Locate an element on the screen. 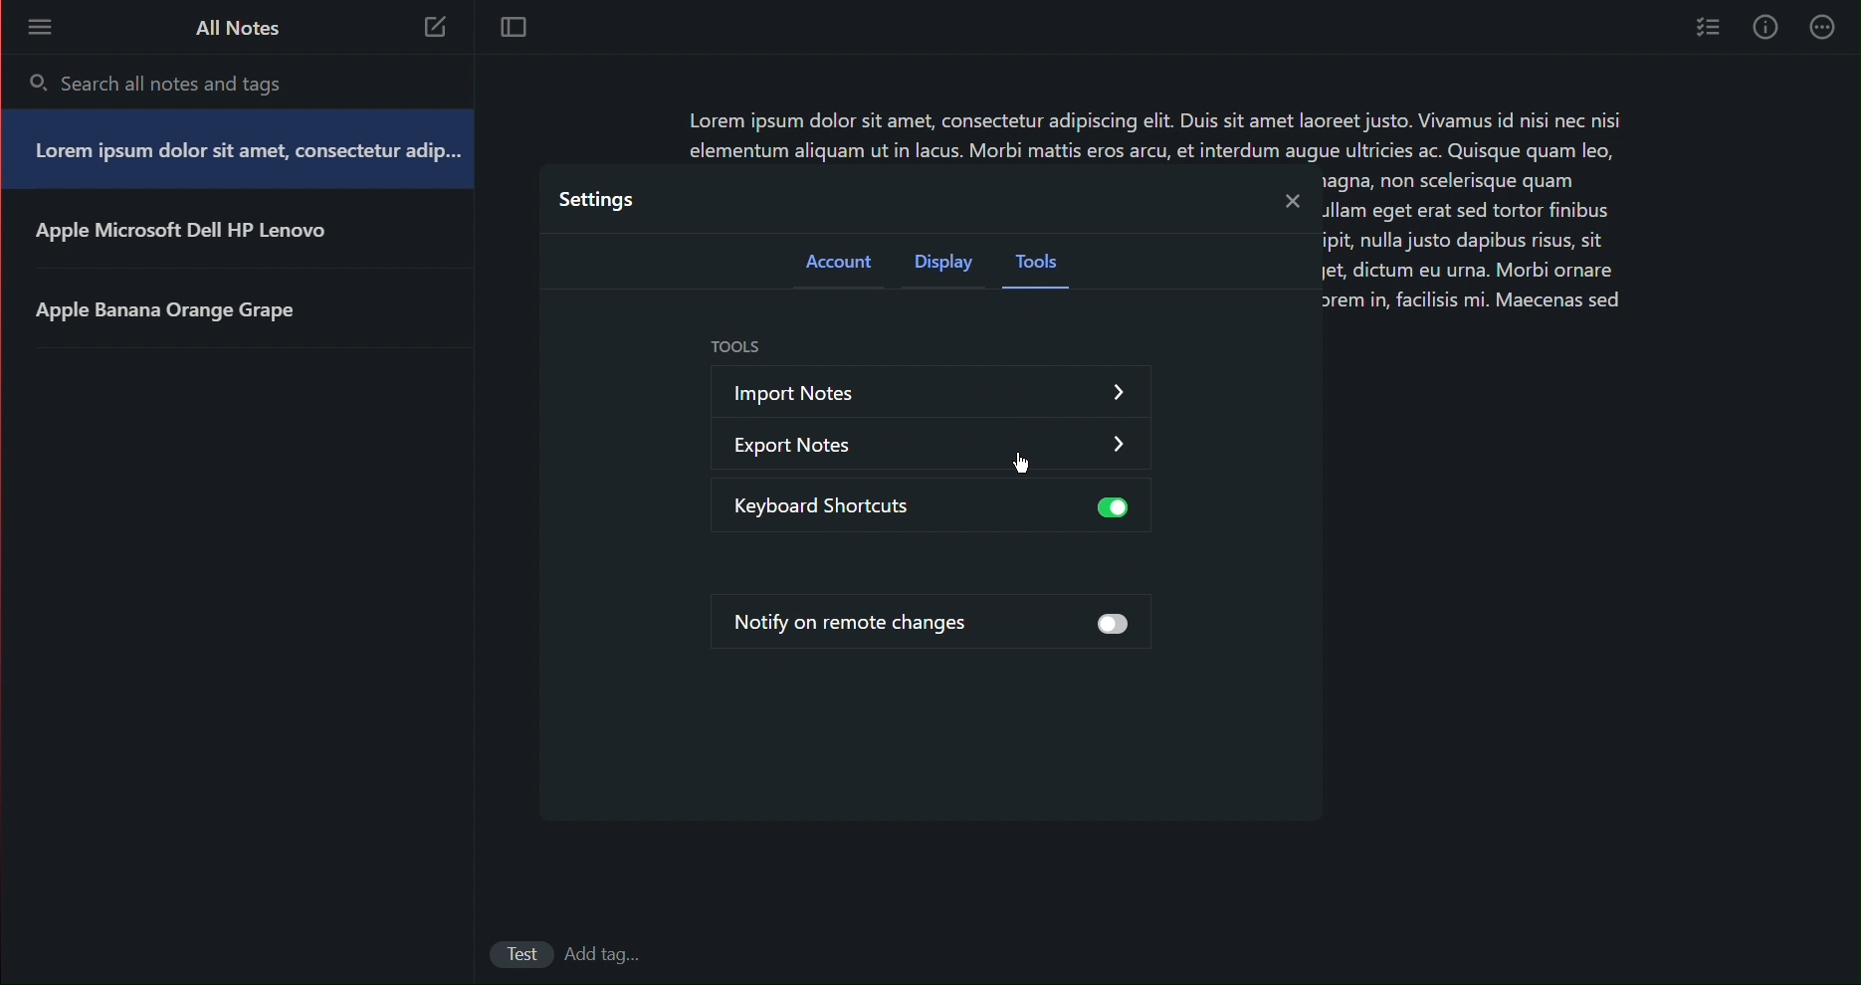 The width and height of the screenshot is (1861, 985). Info is located at coordinates (1766, 28).